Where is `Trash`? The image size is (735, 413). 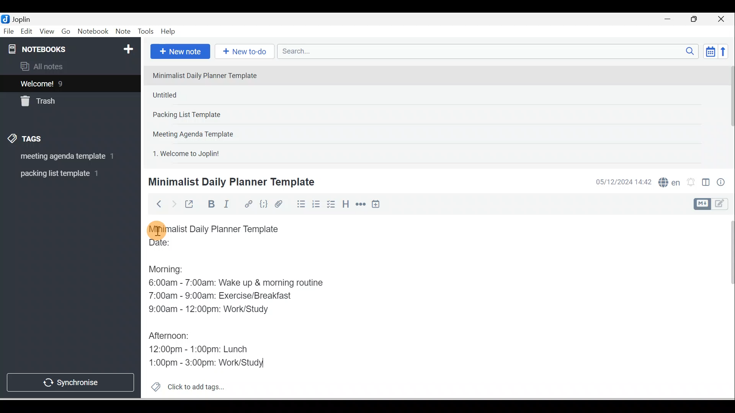
Trash is located at coordinates (56, 99).